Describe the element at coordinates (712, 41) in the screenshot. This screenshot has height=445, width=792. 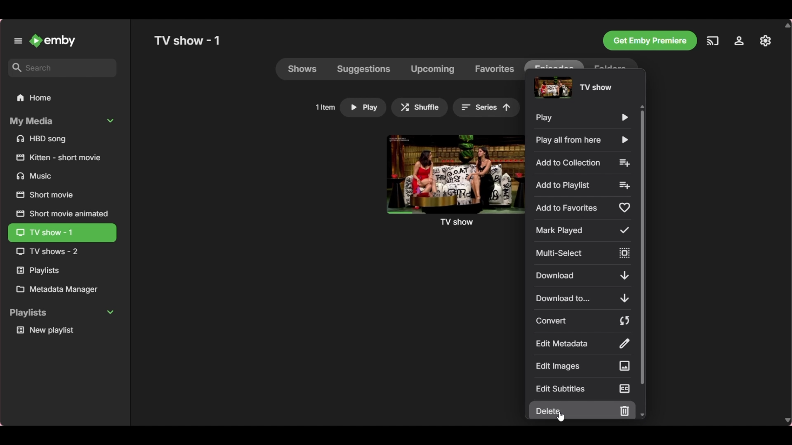
I see `Play on another device` at that location.